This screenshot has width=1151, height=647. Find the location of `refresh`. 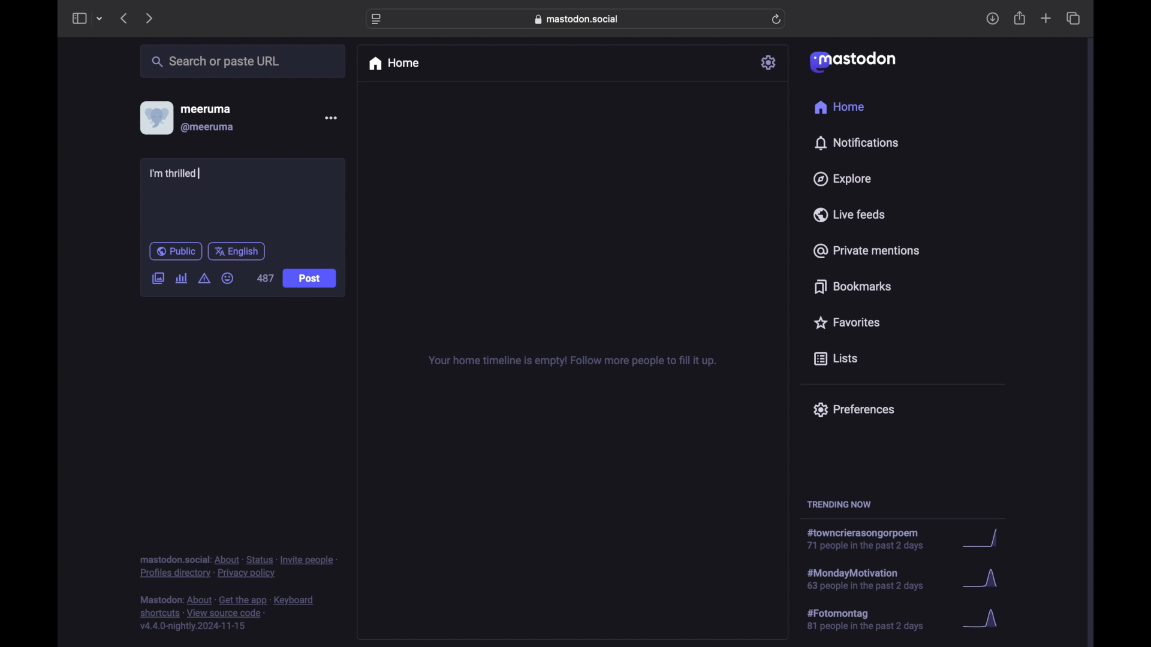

refresh is located at coordinates (776, 19).